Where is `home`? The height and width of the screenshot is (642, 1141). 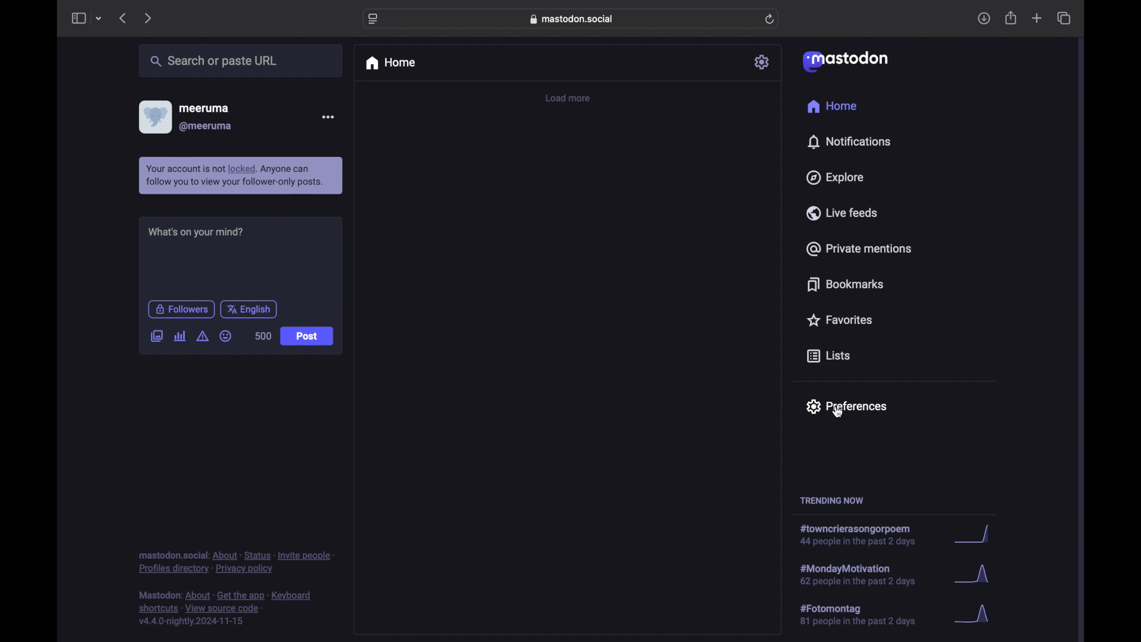
home is located at coordinates (833, 106).